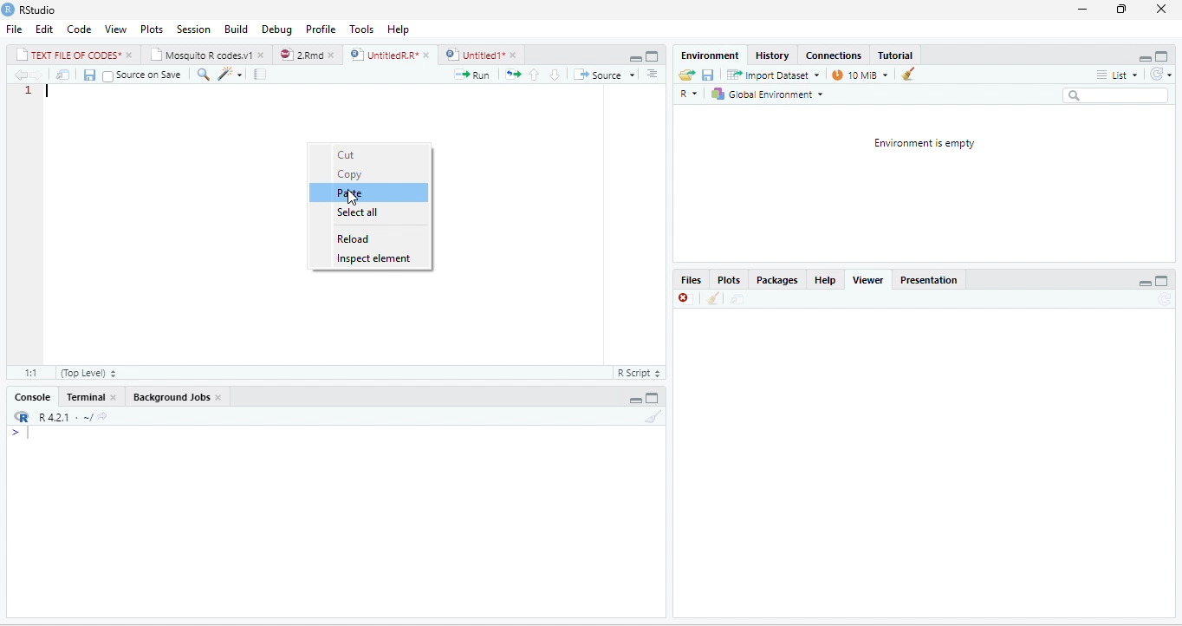  I want to click on close, so click(333, 54).